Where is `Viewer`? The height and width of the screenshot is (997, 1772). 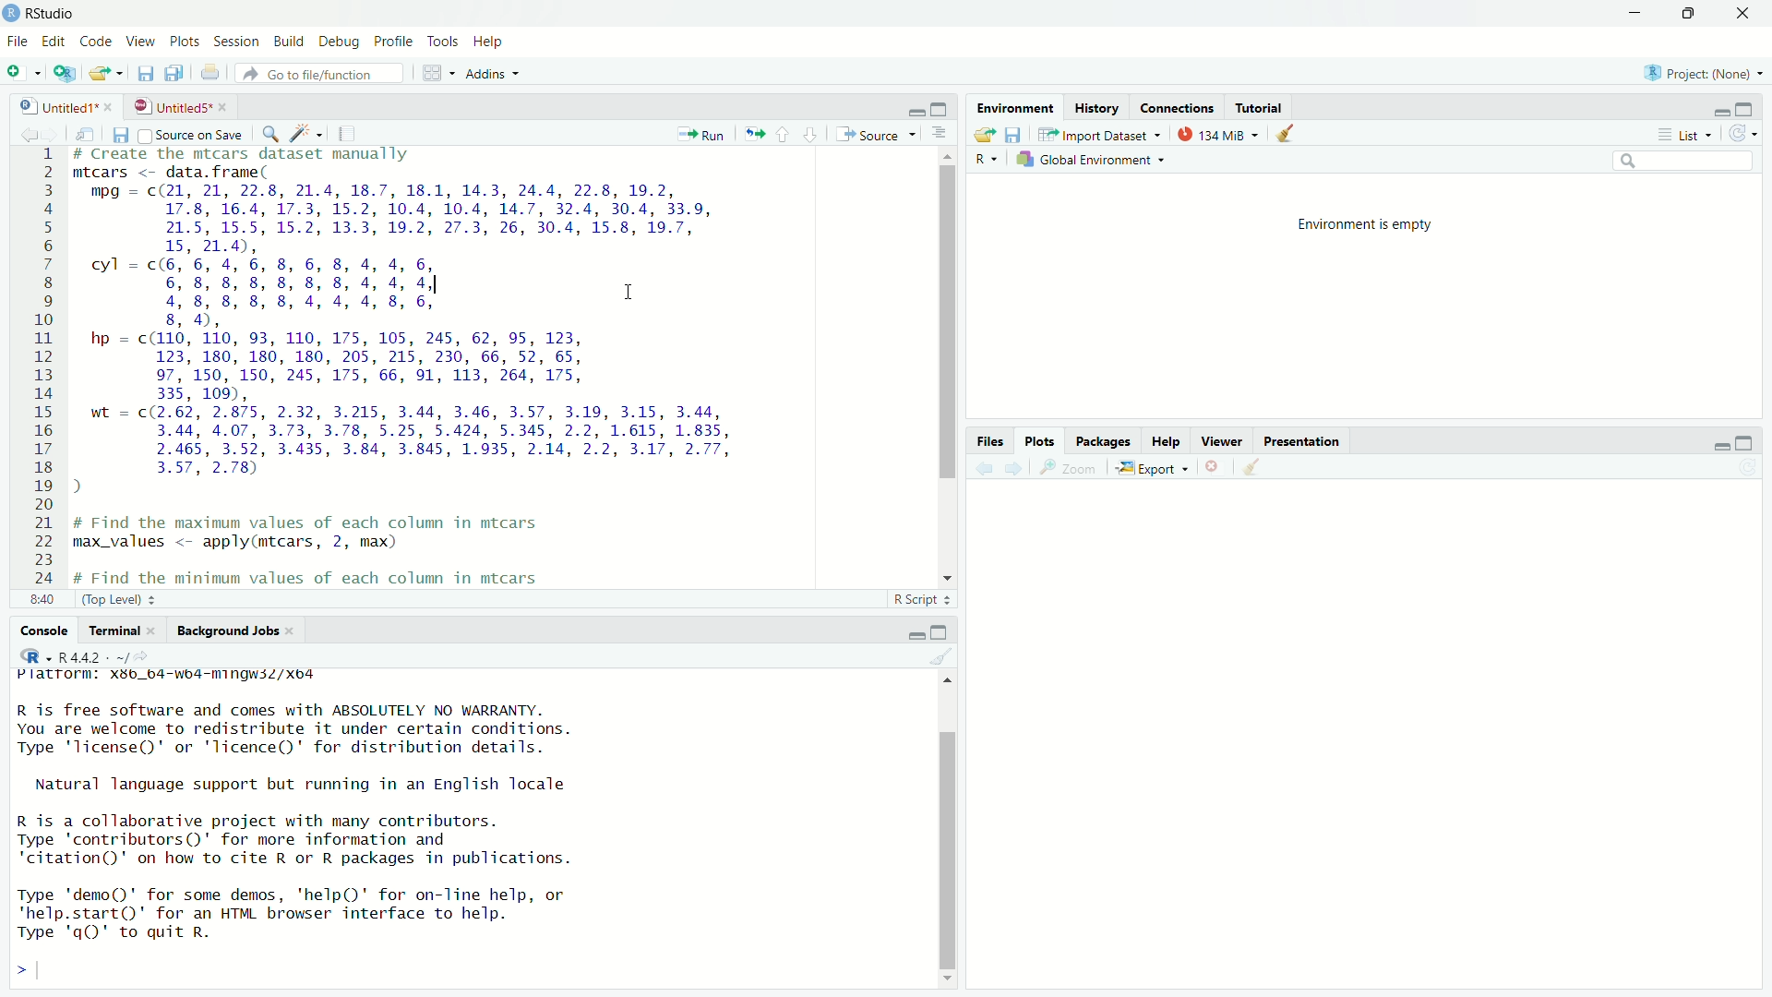
Viewer is located at coordinates (1218, 438).